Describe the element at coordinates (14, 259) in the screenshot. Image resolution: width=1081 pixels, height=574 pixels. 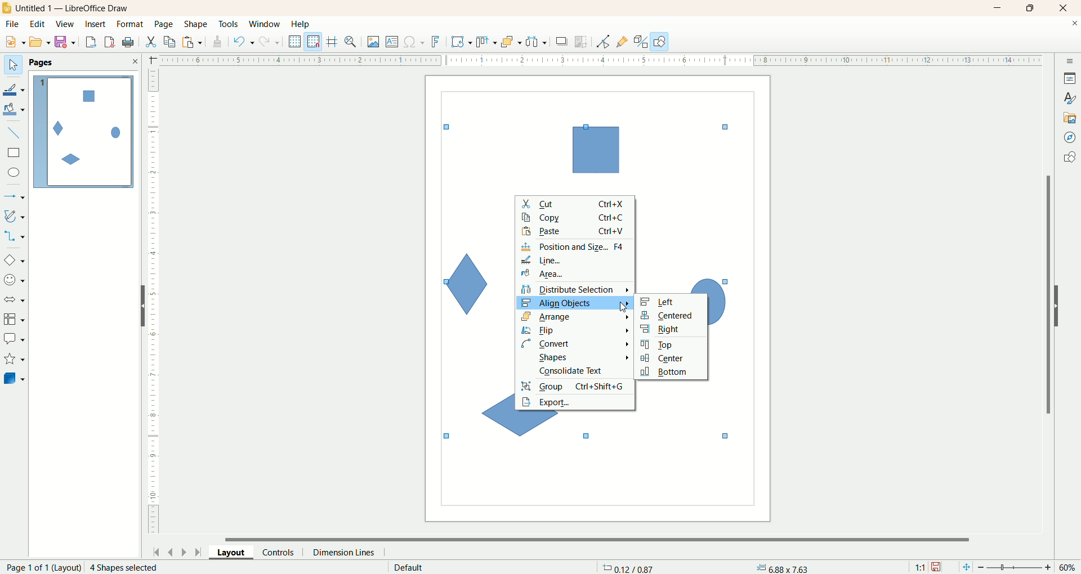
I see `basic shape` at that location.